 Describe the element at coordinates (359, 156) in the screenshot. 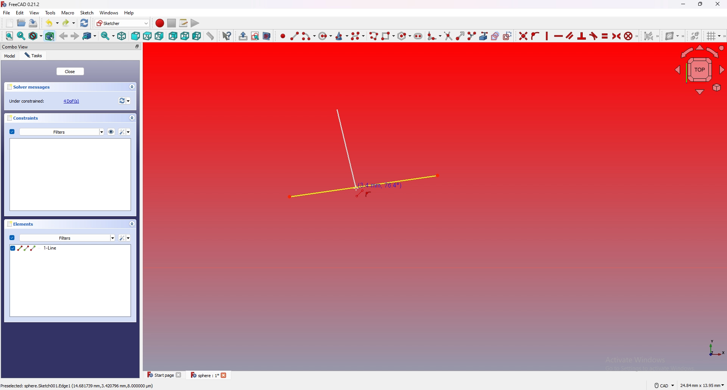

I see `line 2 and line 1` at that location.